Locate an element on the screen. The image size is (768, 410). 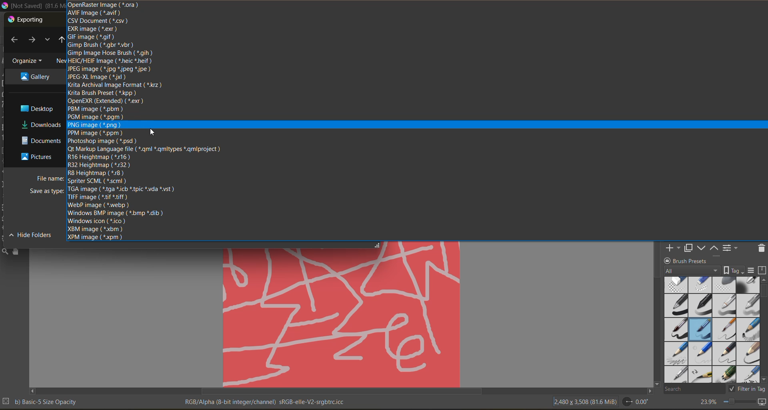
view/change layer is located at coordinates (732, 247).